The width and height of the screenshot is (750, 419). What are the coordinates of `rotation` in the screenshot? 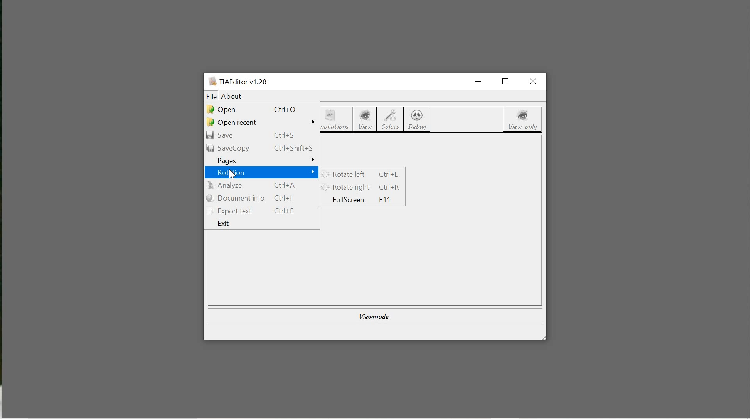 It's located at (262, 174).